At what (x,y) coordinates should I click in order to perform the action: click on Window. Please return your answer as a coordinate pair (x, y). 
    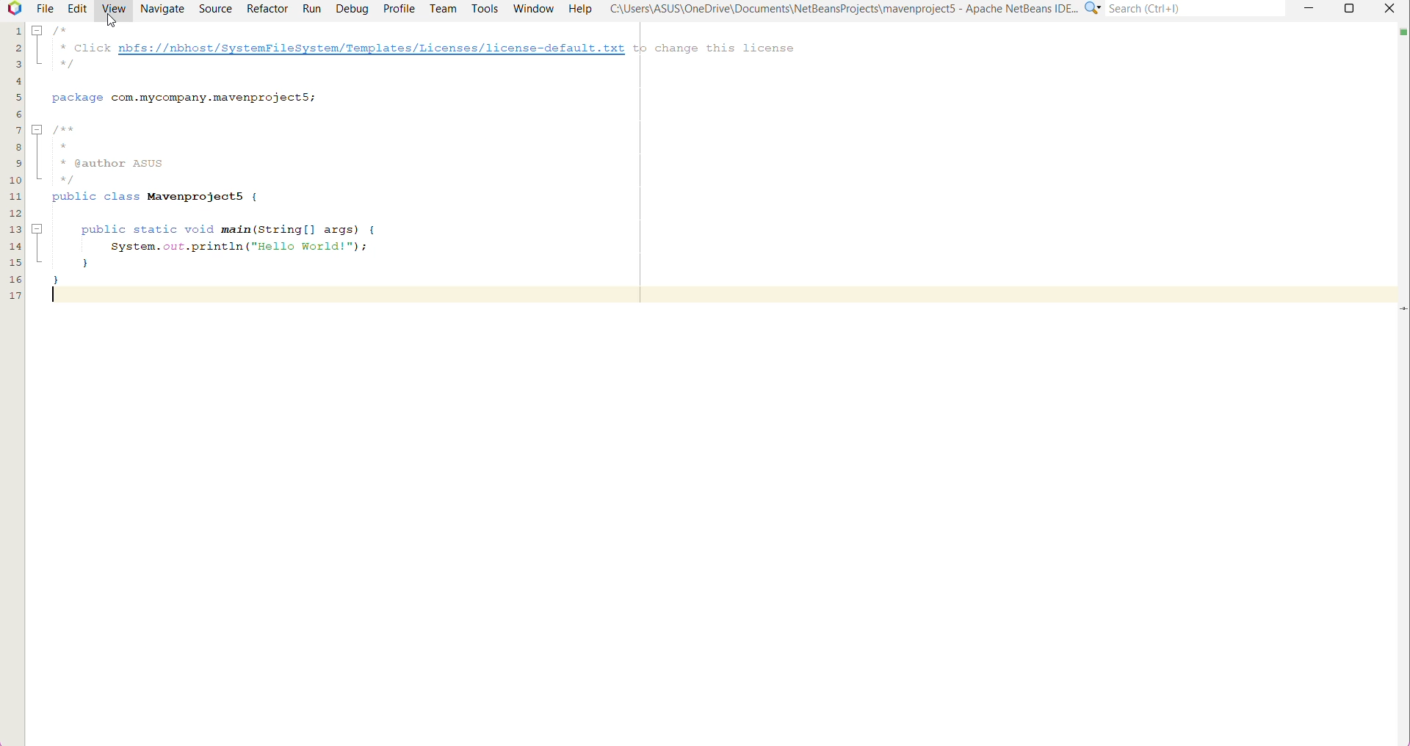
    Looking at the image, I should click on (532, 8).